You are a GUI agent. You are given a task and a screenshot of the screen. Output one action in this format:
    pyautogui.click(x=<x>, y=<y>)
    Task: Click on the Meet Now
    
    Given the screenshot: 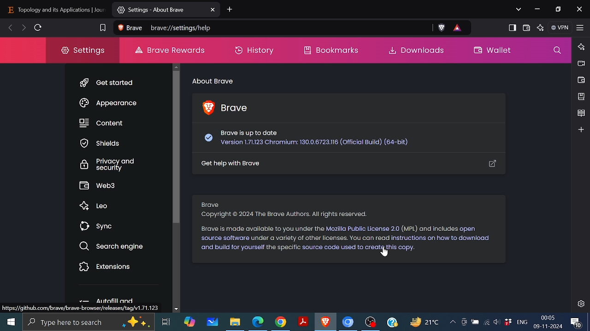 What is the action you would take?
    pyautogui.click(x=464, y=321)
    